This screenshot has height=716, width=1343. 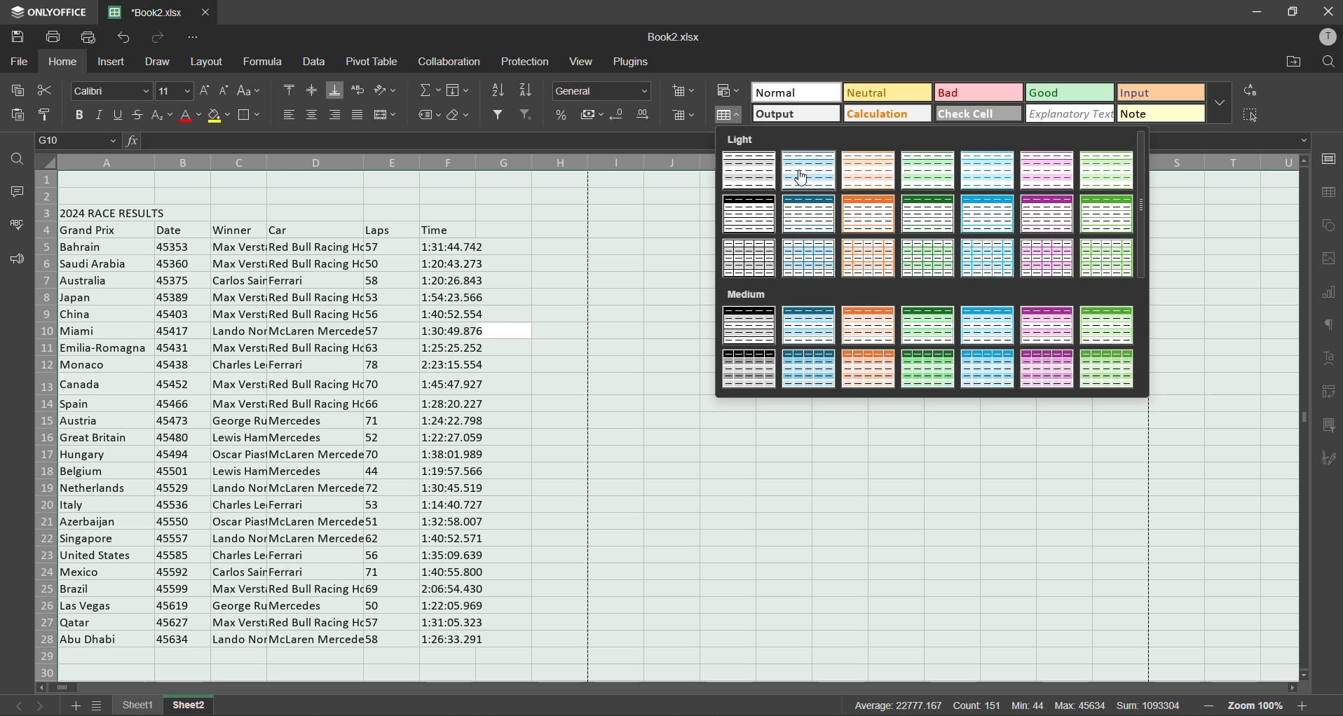 I want to click on laps, so click(x=382, y=443).